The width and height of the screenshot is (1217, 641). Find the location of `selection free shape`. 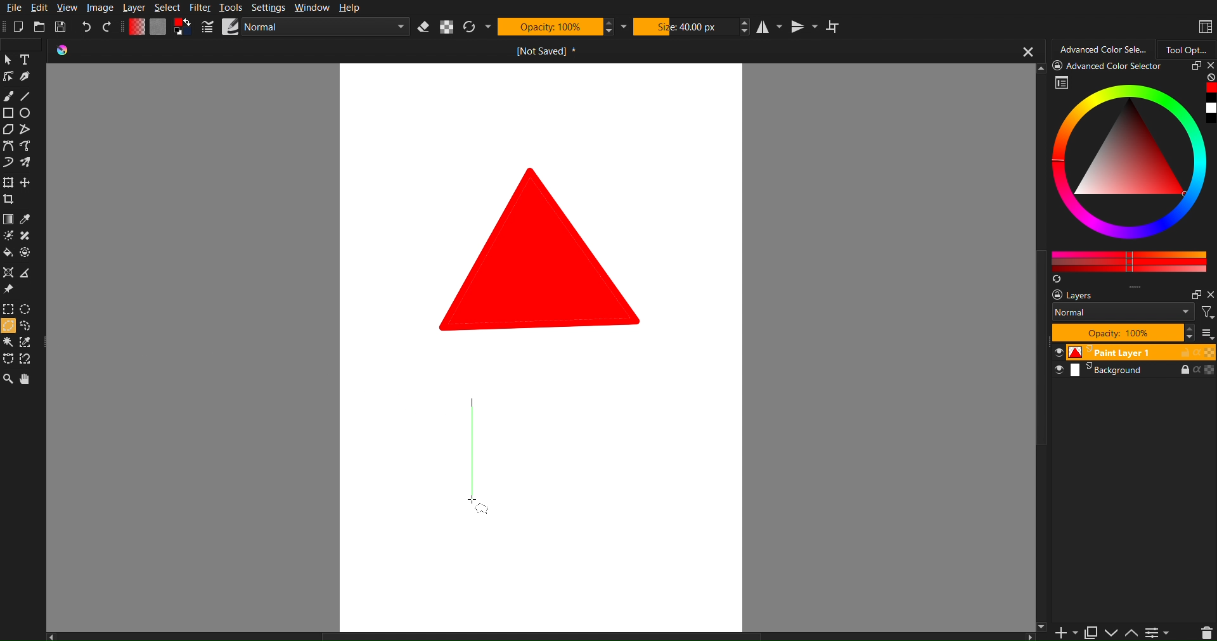

selection free shape is located at coordinates (8, 358).